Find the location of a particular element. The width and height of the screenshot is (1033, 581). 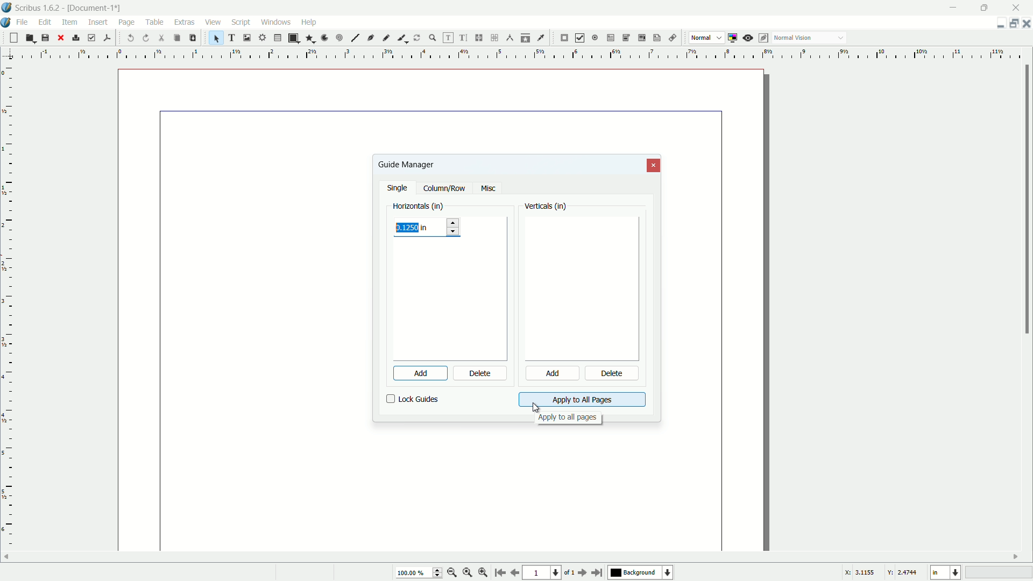

delete is located at coordinates (480, 374).